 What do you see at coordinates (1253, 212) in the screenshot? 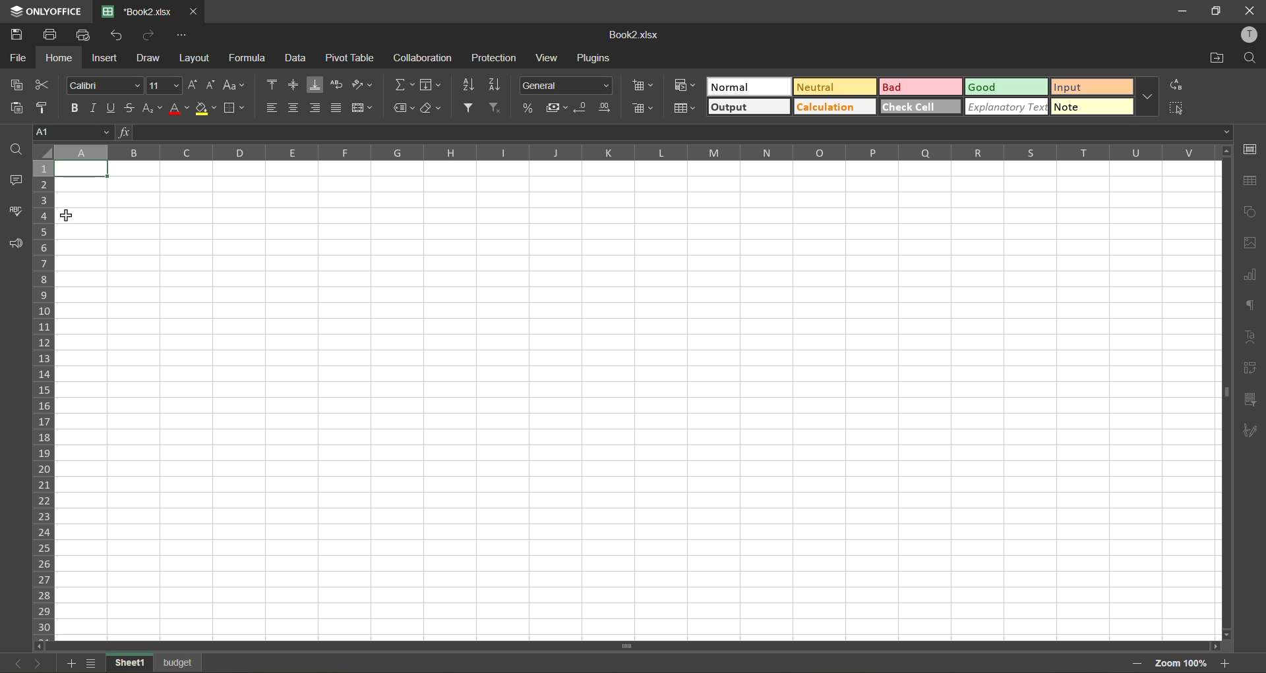
I see `shapes` at bounding box center [1253, 212].